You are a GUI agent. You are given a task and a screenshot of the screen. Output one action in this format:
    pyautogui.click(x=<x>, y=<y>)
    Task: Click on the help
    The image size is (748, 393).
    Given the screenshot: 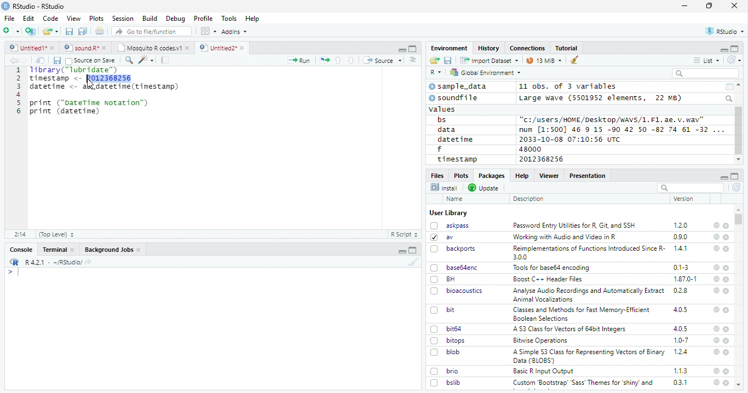 What is the action you would take?
    pyautogui.click(x=716, y=236)
    